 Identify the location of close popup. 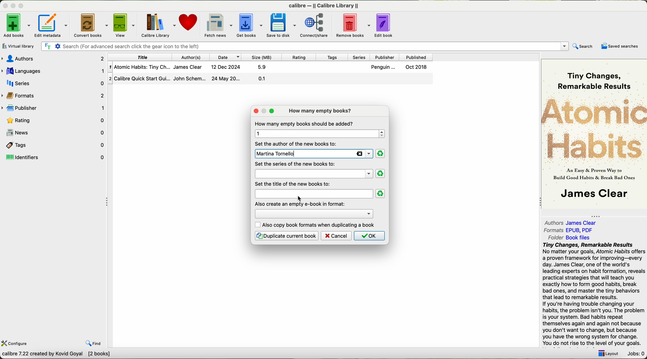
(253, 111).